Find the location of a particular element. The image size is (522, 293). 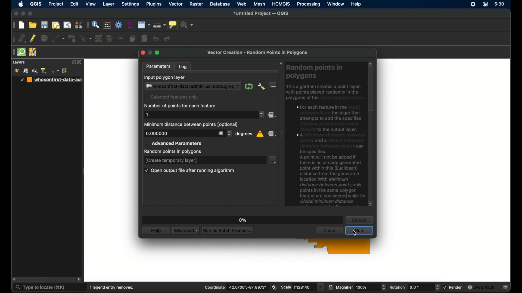

advanced is located at coordinates (186, 231).